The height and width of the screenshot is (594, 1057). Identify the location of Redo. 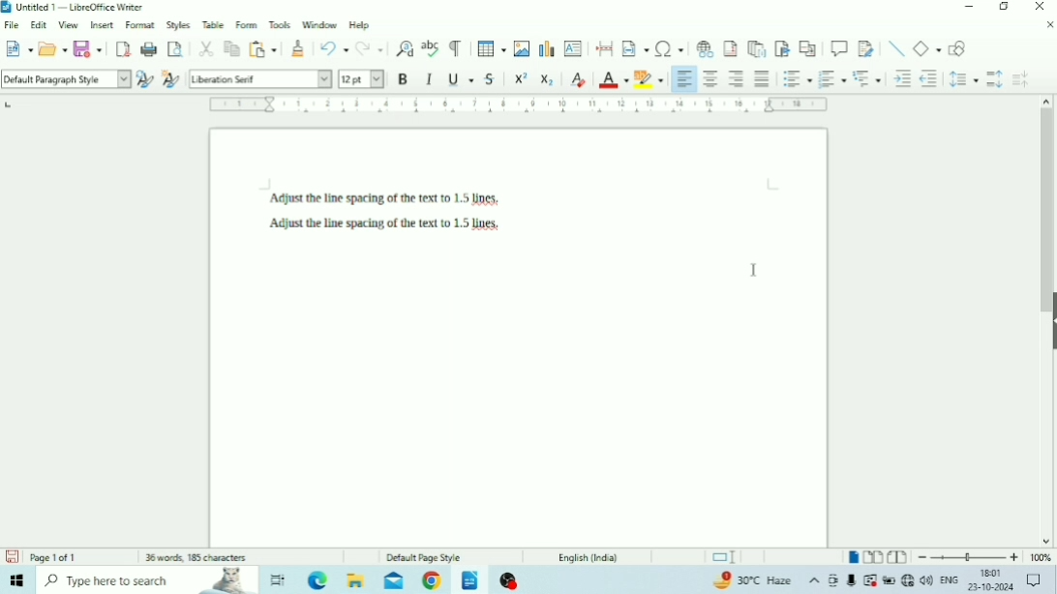
(370, 48).